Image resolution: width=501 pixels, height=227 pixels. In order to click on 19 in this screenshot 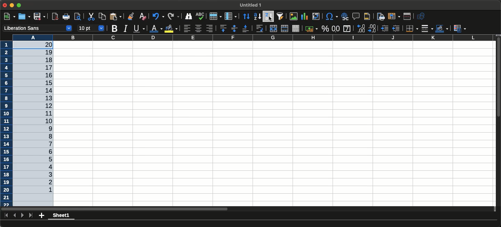, I will do `click(48, 182)`.